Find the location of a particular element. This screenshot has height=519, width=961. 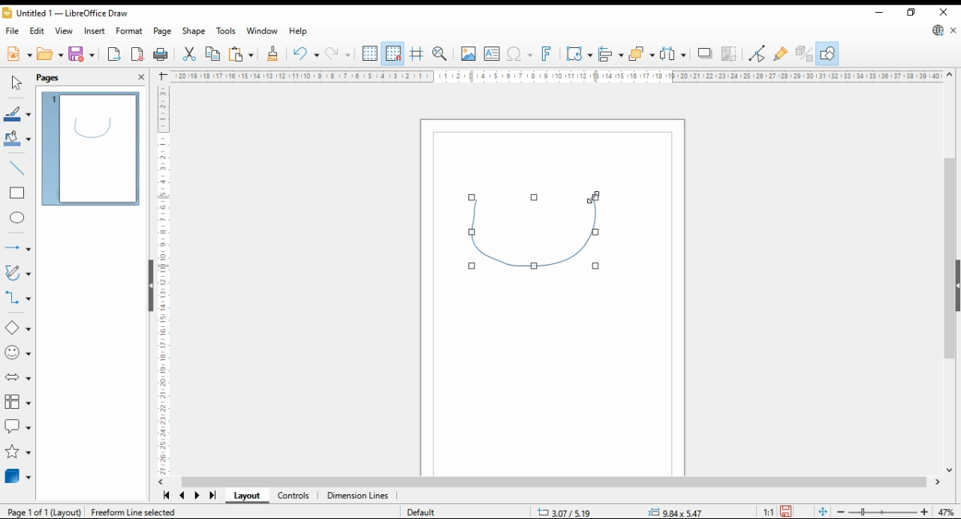

previous page is located at coordinates (183, 495).